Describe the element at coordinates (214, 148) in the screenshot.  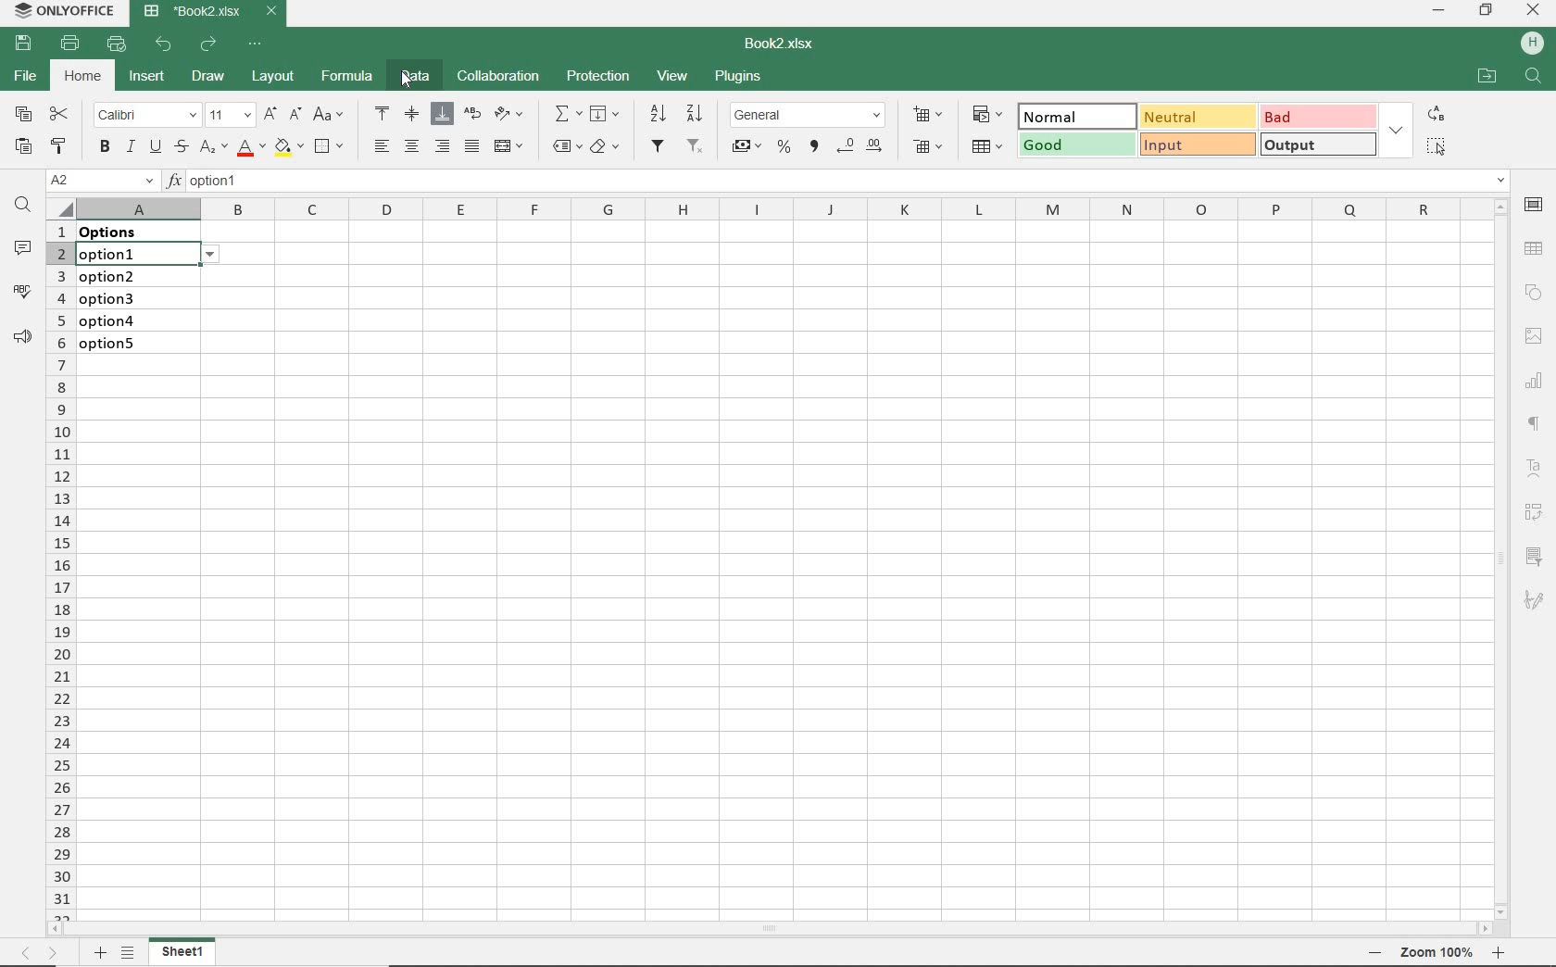
I see `SUPERSCRIPT/SUBSCRIPT` at that location.